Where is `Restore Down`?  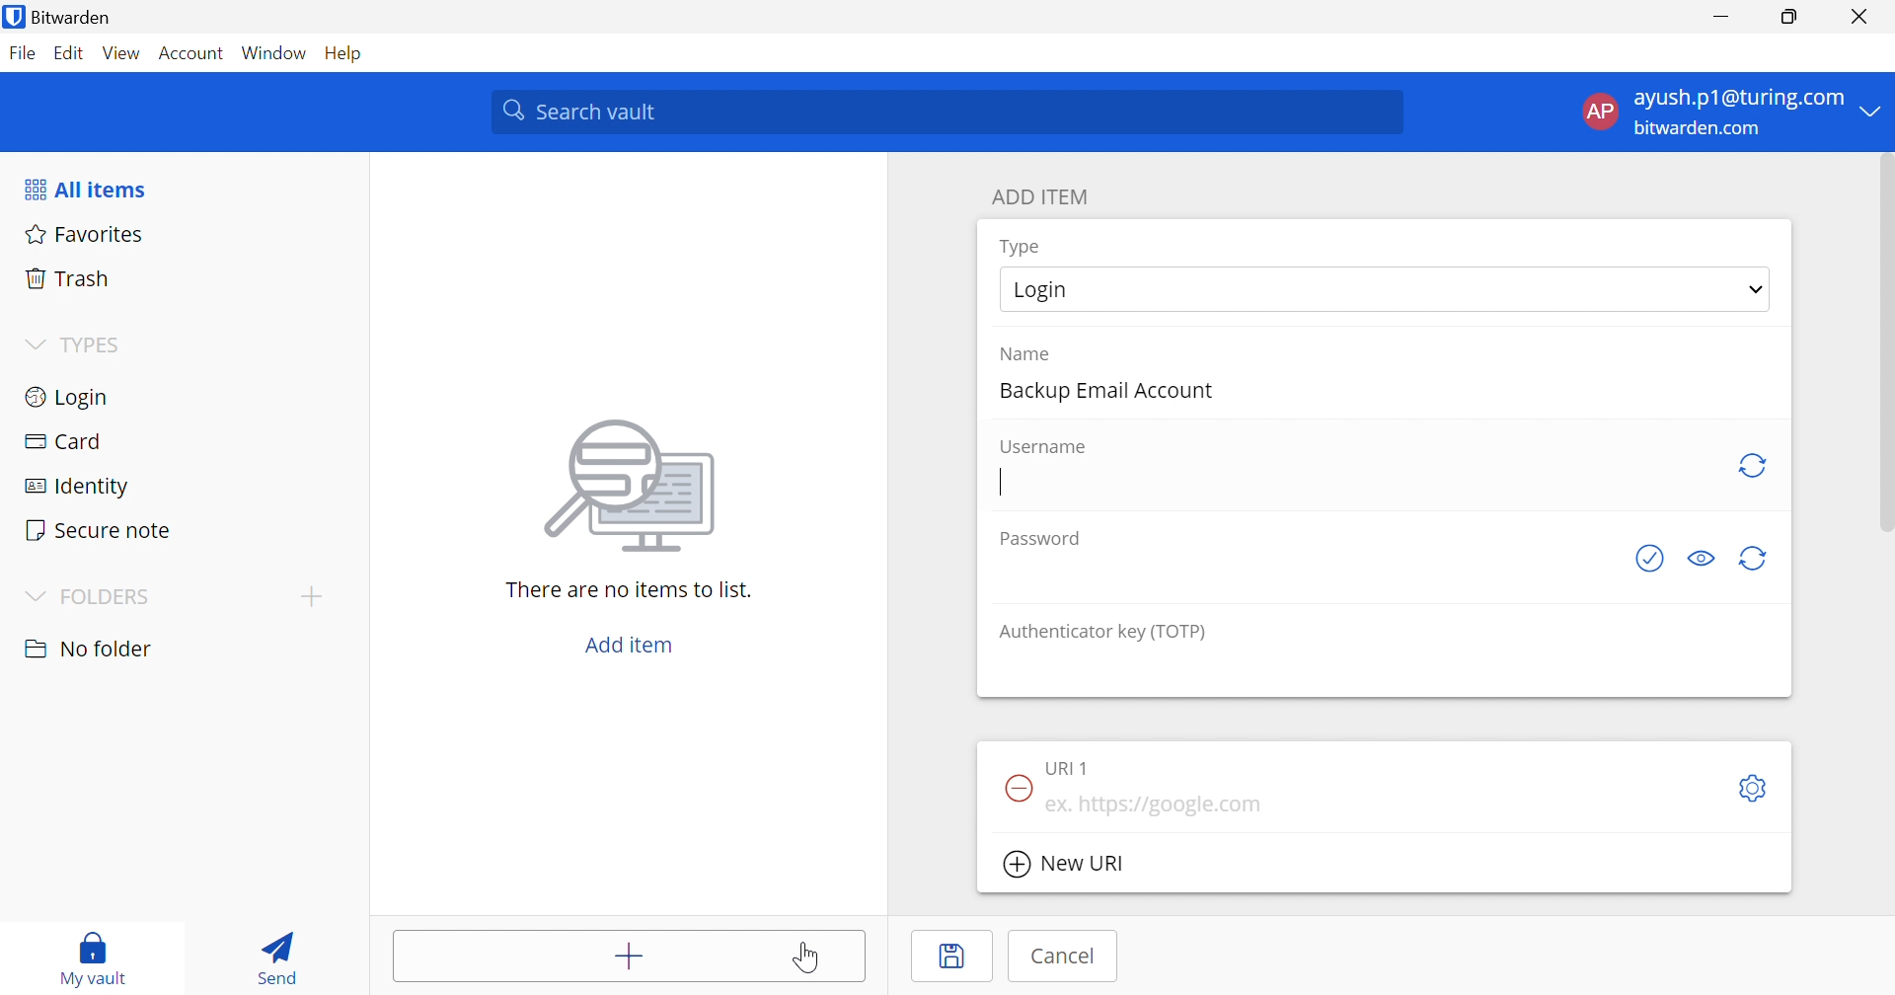
Restore Down is located at coordinates (1788, 15).